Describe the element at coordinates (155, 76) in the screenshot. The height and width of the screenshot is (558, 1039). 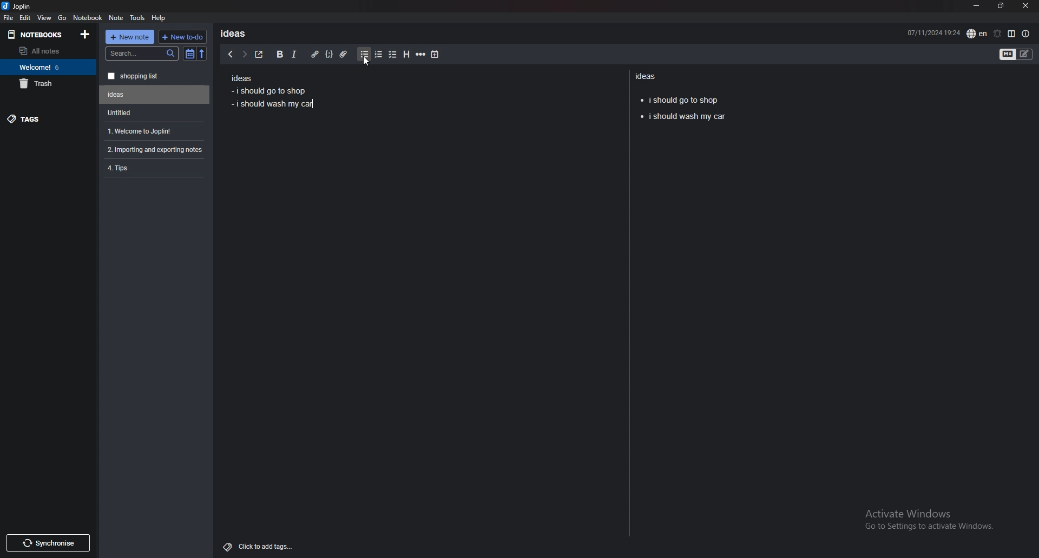
I see `shopping list` at that location.